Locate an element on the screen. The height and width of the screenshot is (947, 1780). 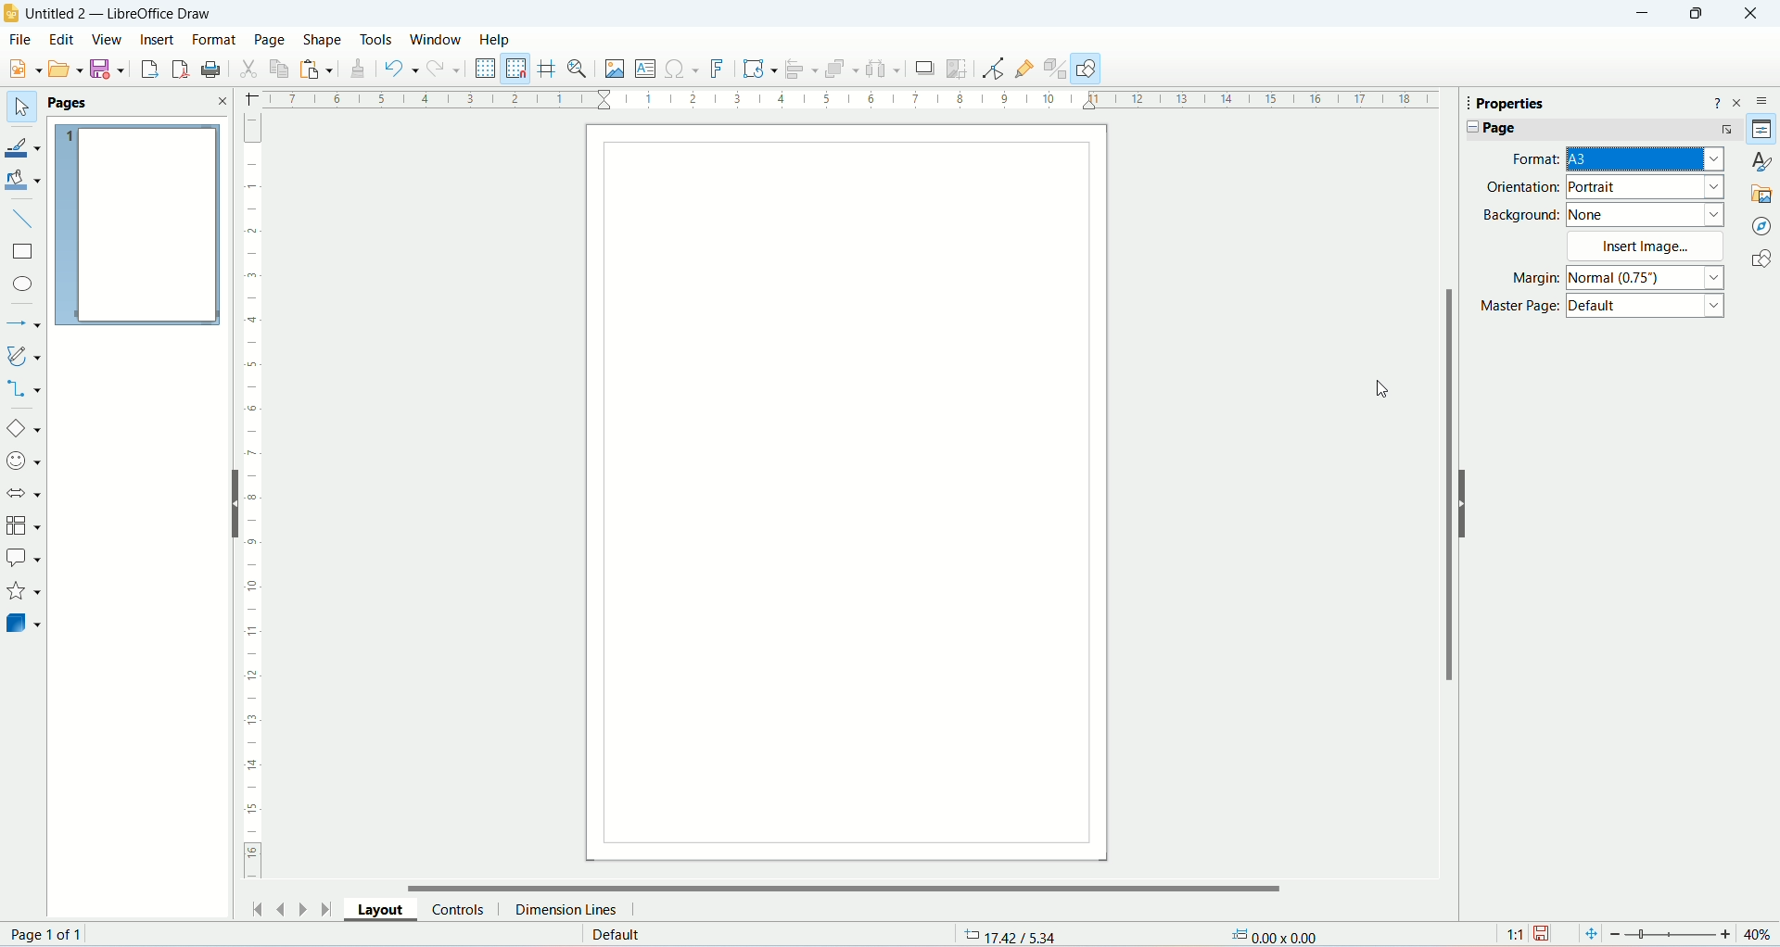
symbol shapes is located at coordinates (23, 461).